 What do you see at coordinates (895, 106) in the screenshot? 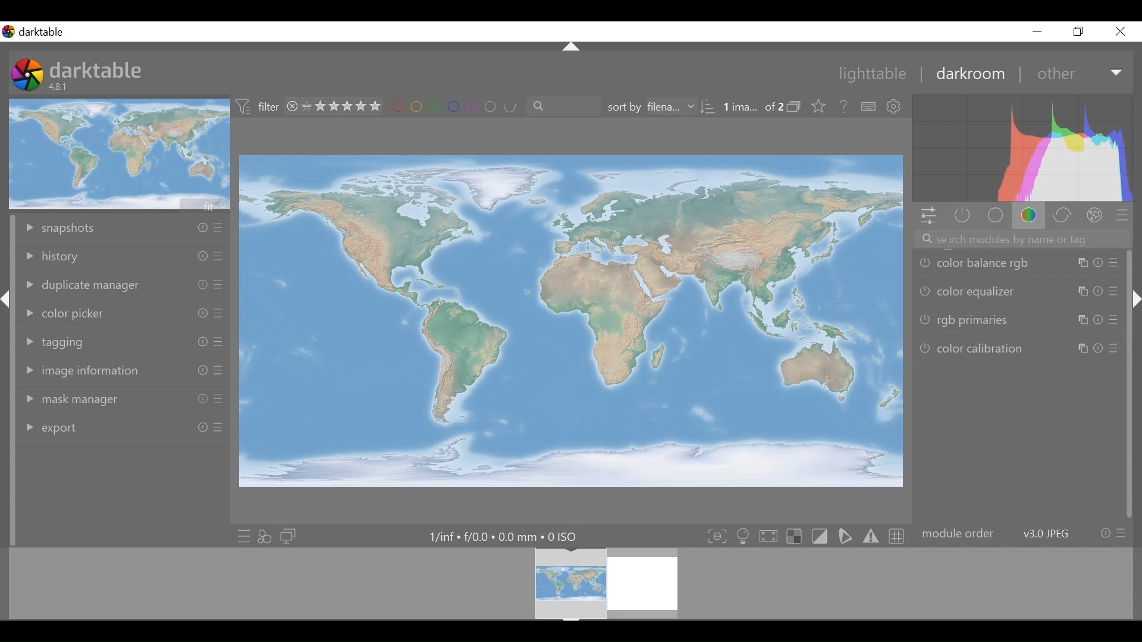
I see `settings` at bounding box center [895, 106].